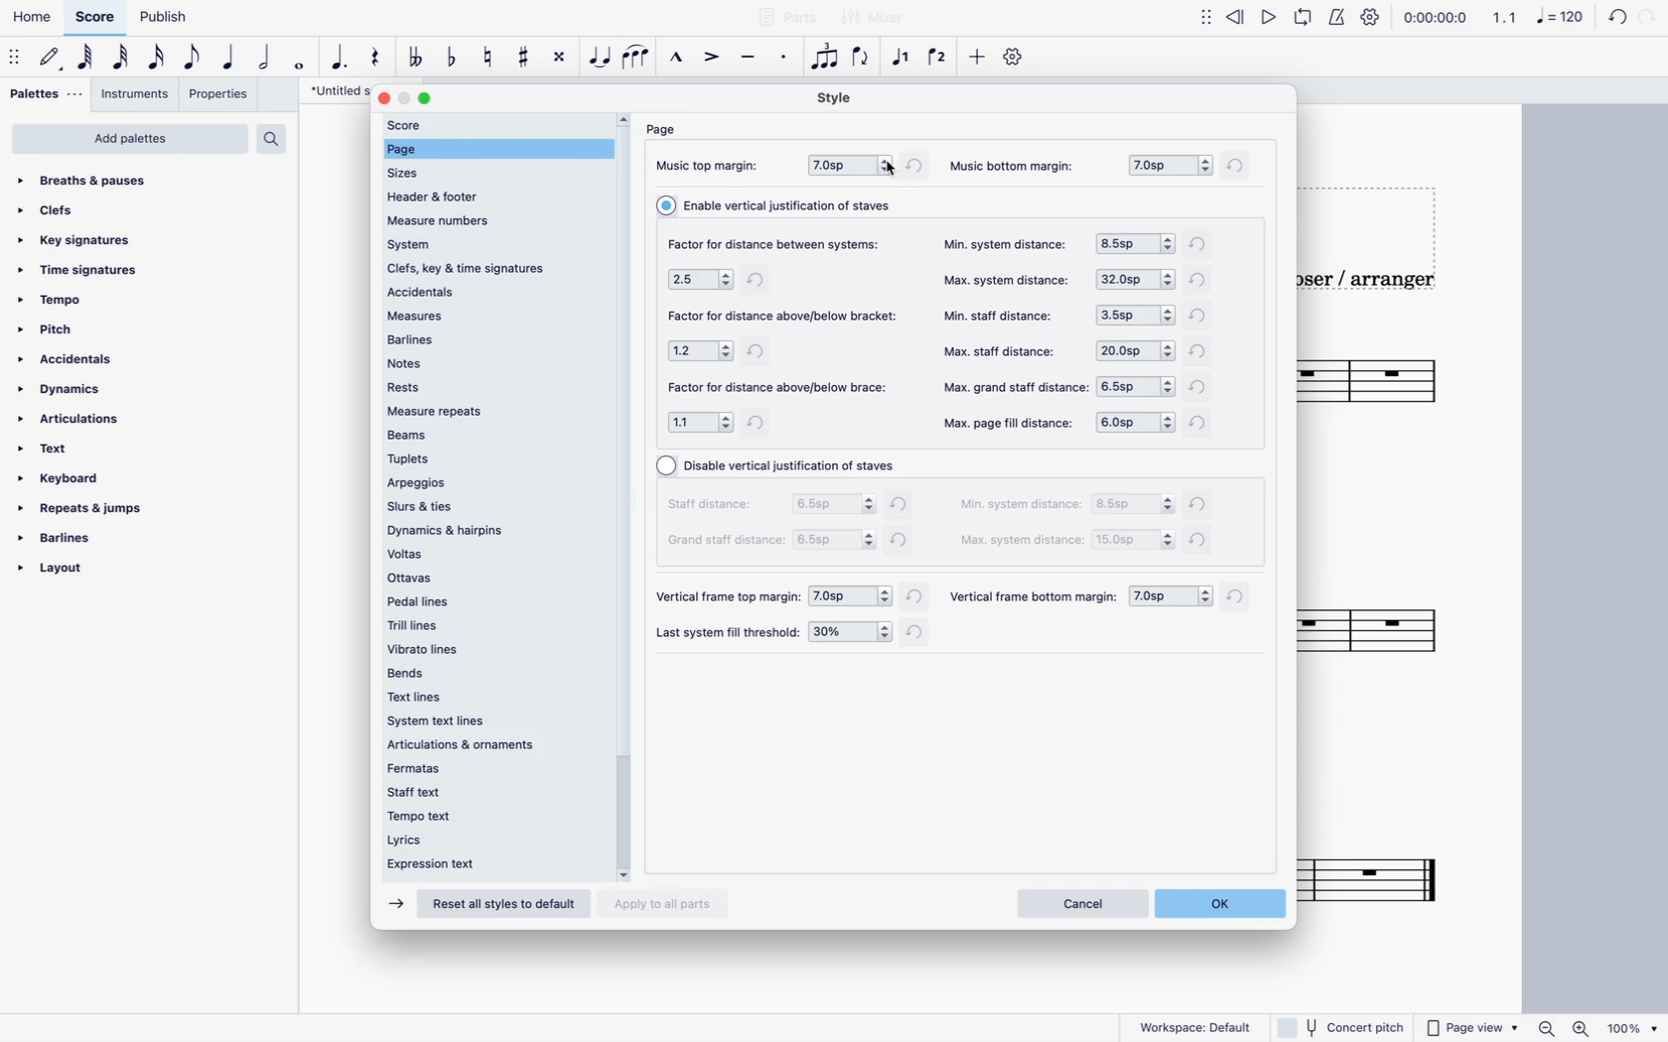 Image resolution: width=1668 pixels, height=1042 pixels. Describe the element at coordinates (1012, 389) in the screenshot. I see `max grand staff distance` at that location.